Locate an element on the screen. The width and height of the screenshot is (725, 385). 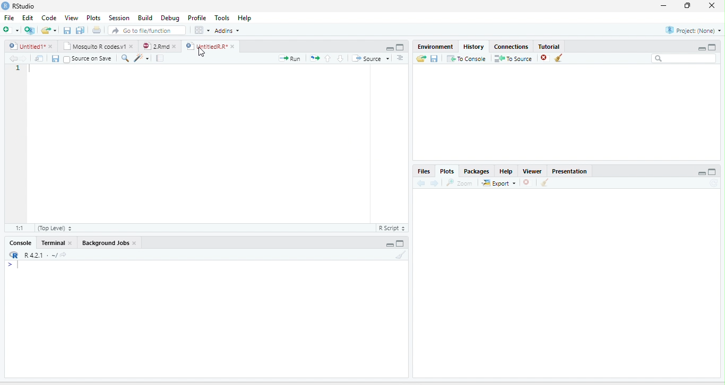
Go to previous section/chunk is located at coordinates (327, 58).